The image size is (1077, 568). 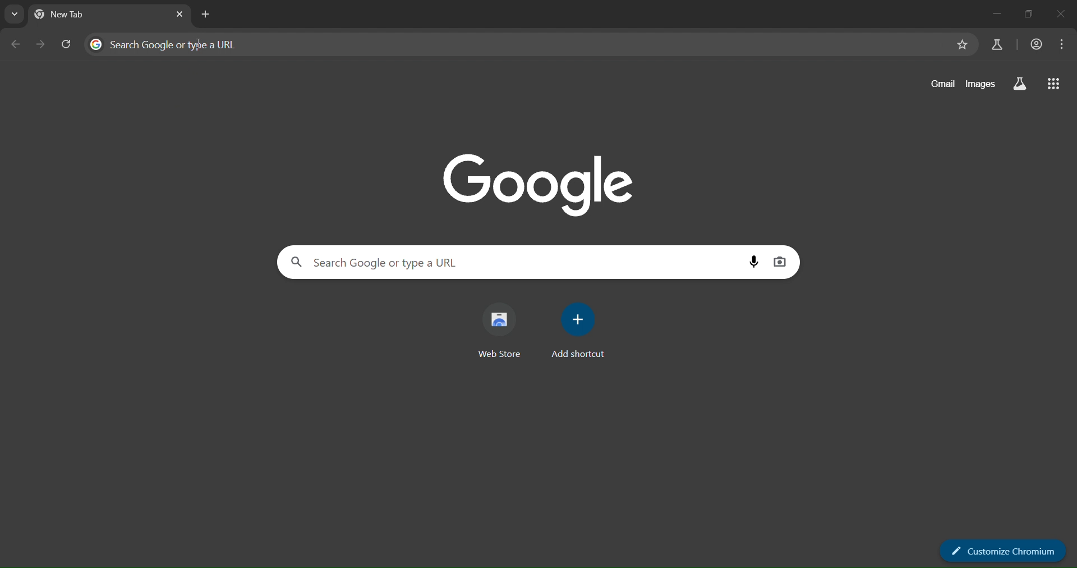 What do you see at coordinates (578, 332) in the screenshot?
I see `add shortcut` at bounding box center [578, 332].